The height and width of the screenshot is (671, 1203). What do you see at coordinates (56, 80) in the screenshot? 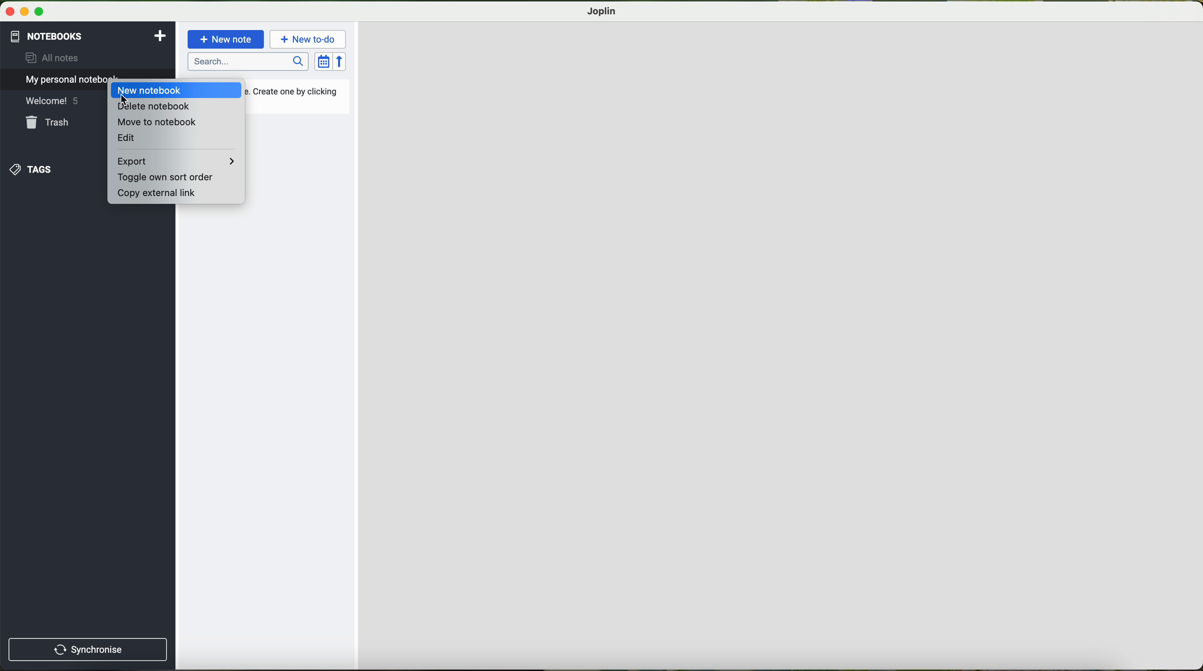
I see `my personal notebook` at bounding box center [56, 80].